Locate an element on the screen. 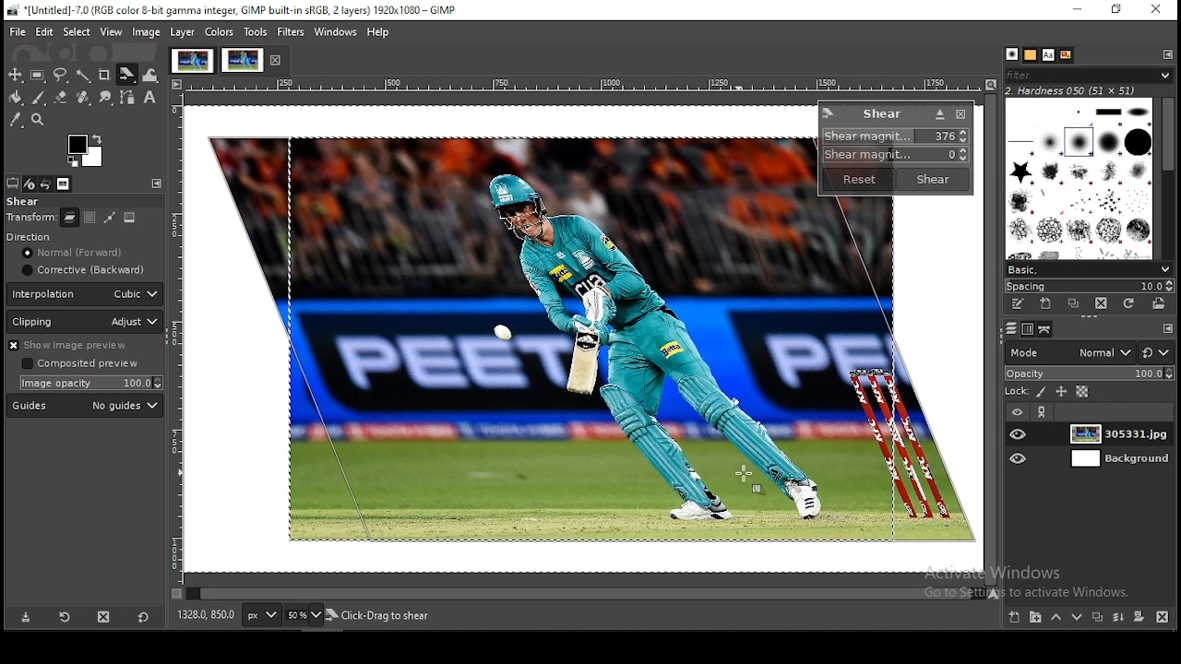 Image resolution: width=1181 pixels, height=664 pixels. selection is located at coordinates (89, 218).